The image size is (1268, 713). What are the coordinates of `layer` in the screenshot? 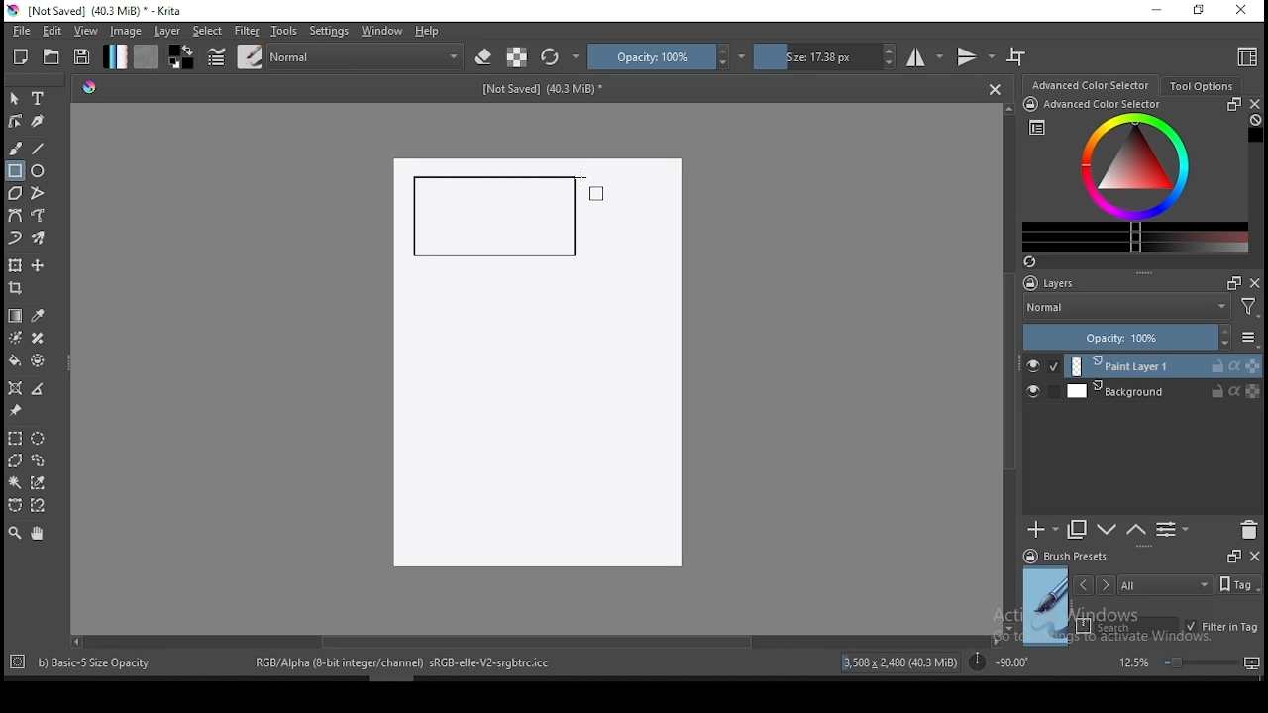 It's located at (168, 31).